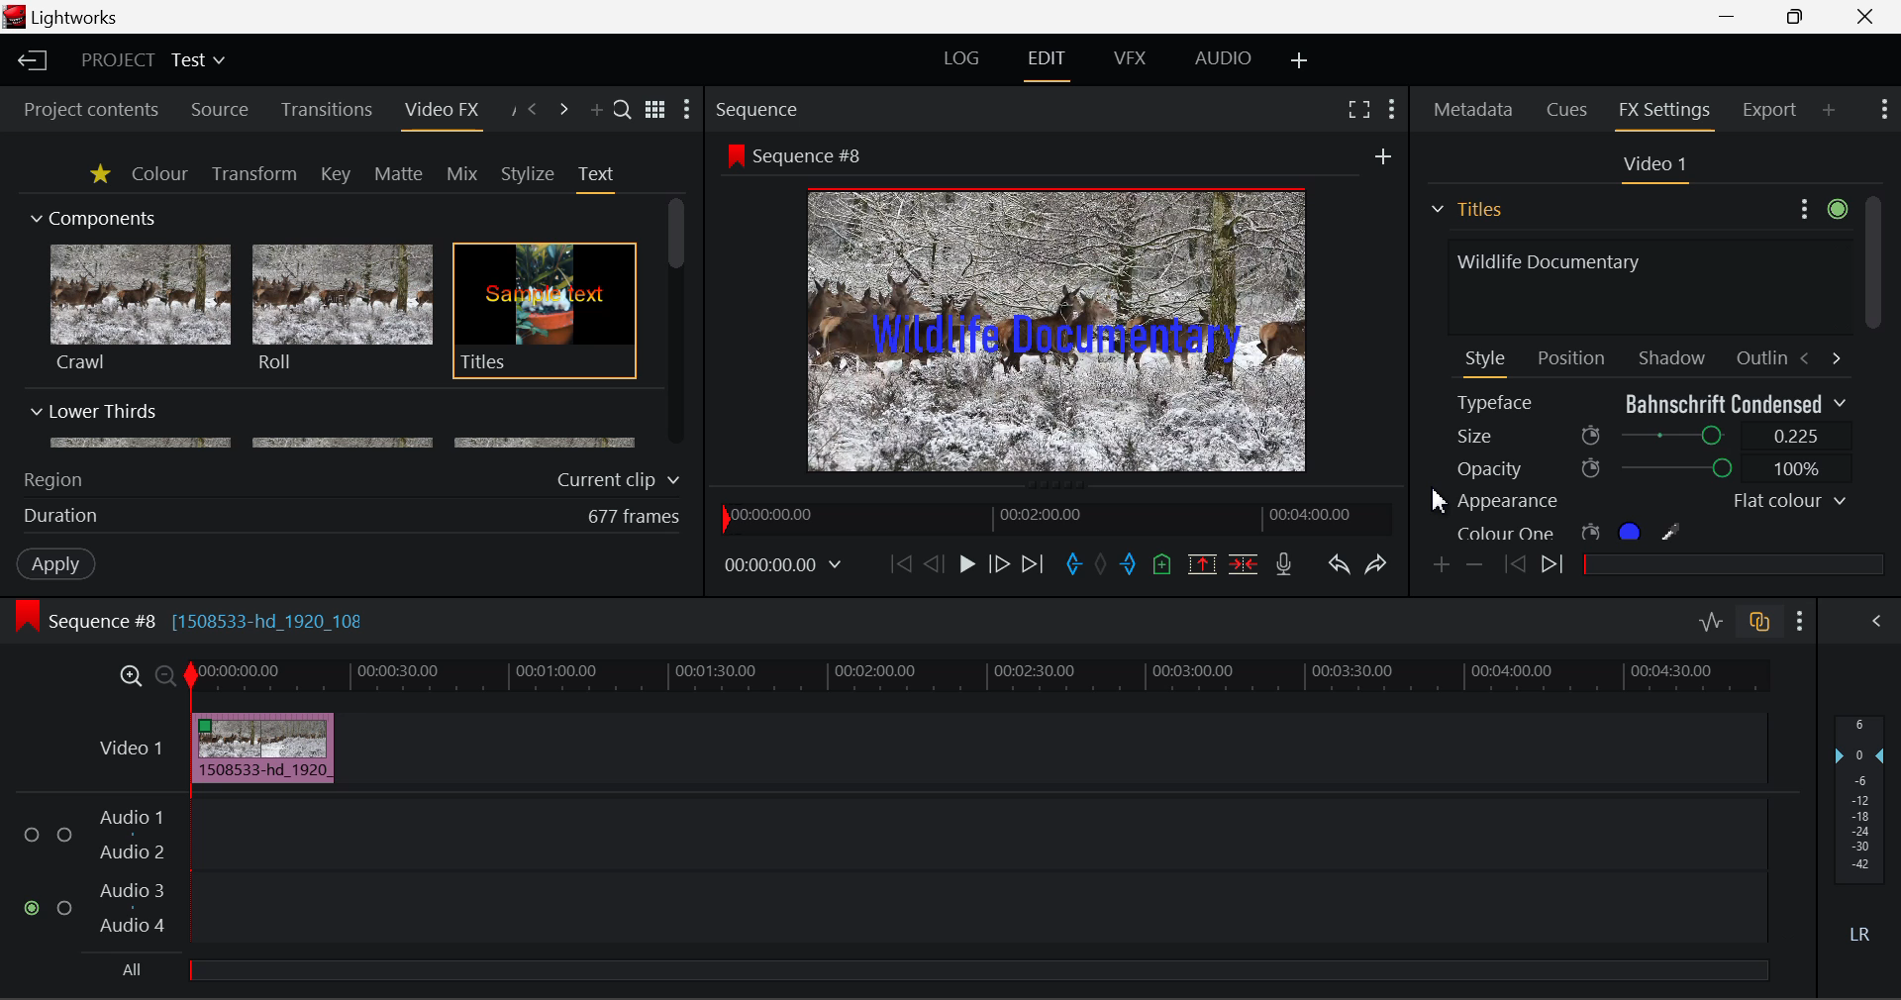 This screenshot has width=1901, height=1000. What do you see at coordinates (1131, 566) in the screenshot?
I see `Mark Out` at bounding box center [1131, 566].